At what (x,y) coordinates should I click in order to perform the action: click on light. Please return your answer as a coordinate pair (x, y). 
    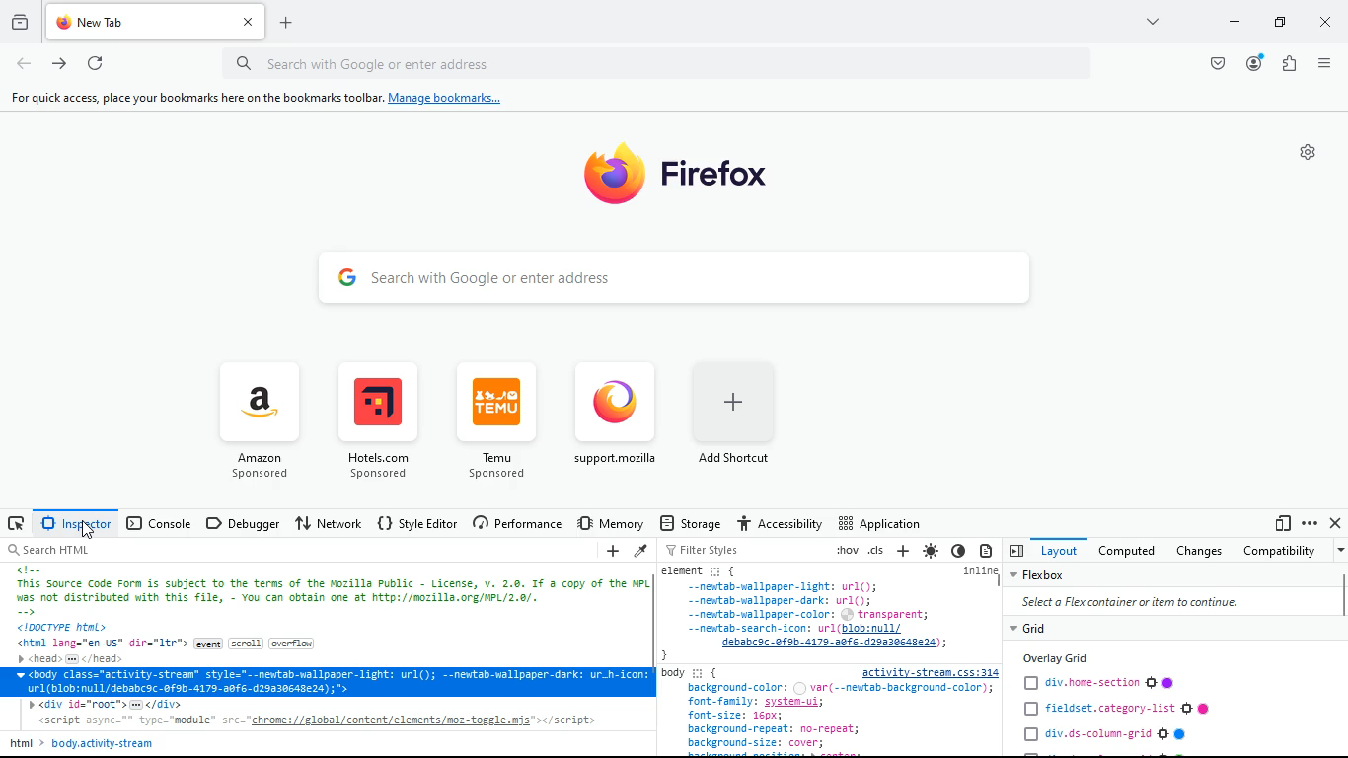
    Looking at the image, I should click on (934, 551).